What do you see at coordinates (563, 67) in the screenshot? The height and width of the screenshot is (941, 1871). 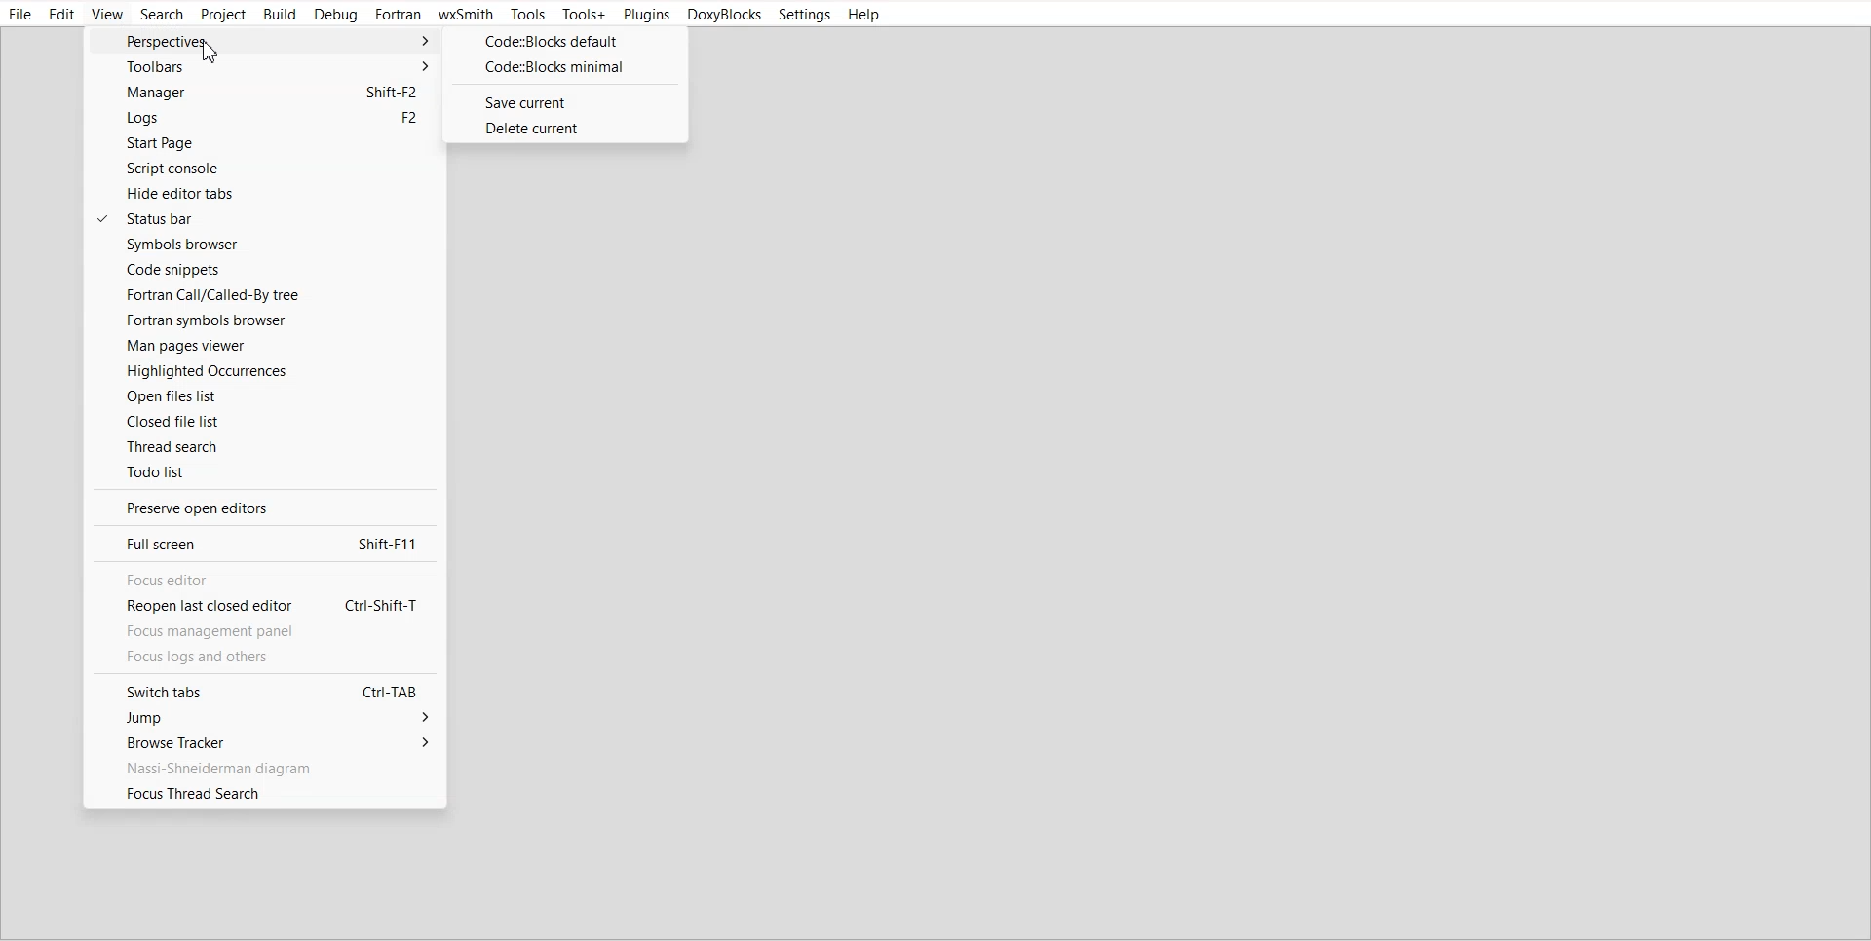 I see `CODE::BLOCK minimal` at bounding box center [563, 67].